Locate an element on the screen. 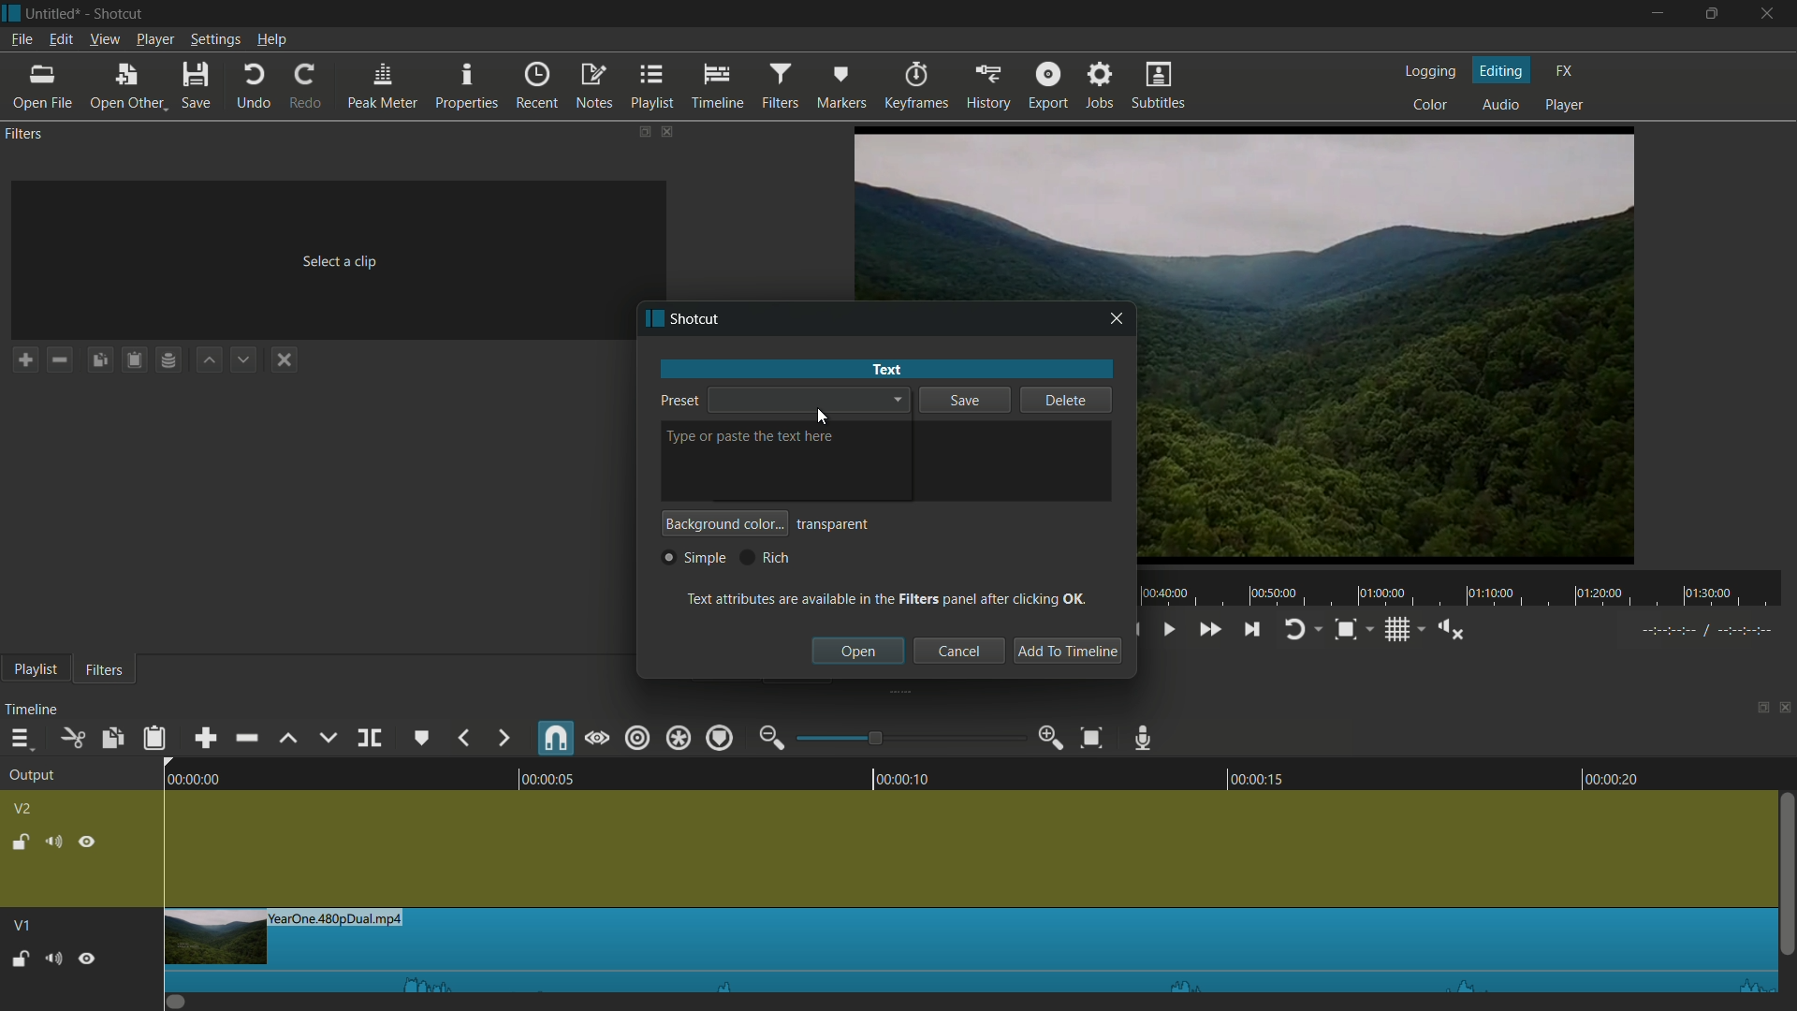  quickly play forward is located at coordinates (1206, 628).